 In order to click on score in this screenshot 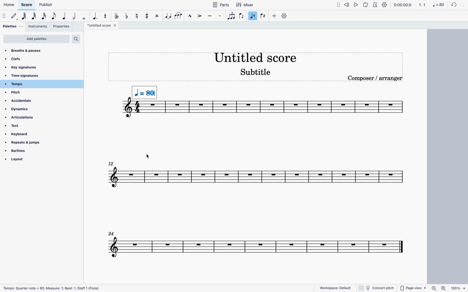, I will do `click(27, 5)`.